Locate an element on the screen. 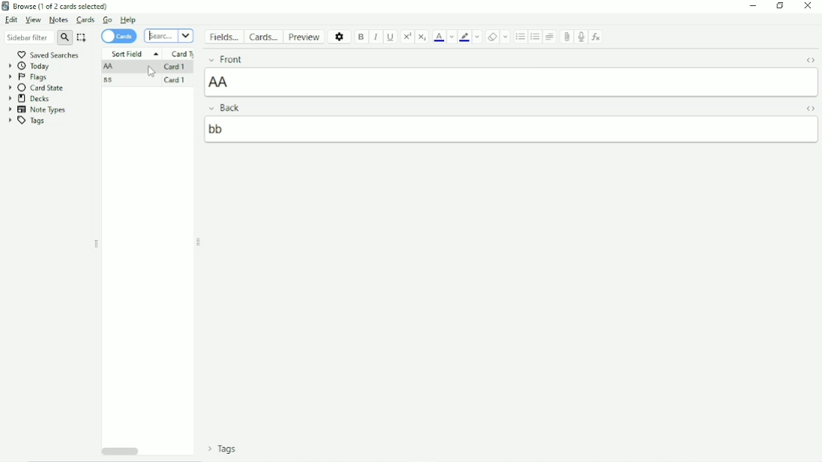 The image size is (822, 462). Tags is located at coordinates (27, 120).